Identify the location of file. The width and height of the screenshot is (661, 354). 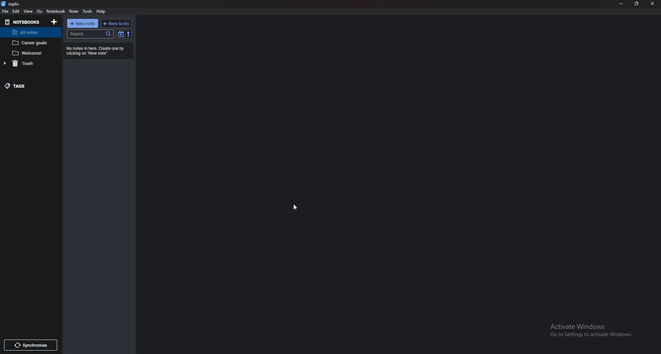
(5, 11).